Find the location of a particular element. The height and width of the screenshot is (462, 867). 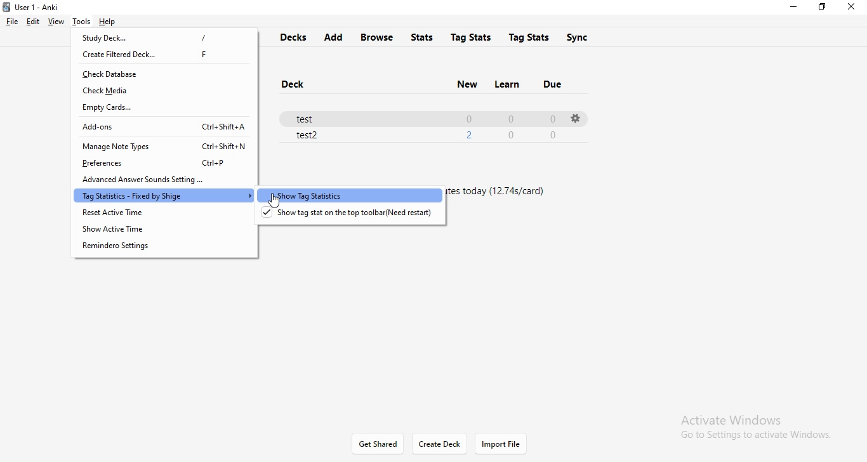

edit is located at coordinates (34, 21).